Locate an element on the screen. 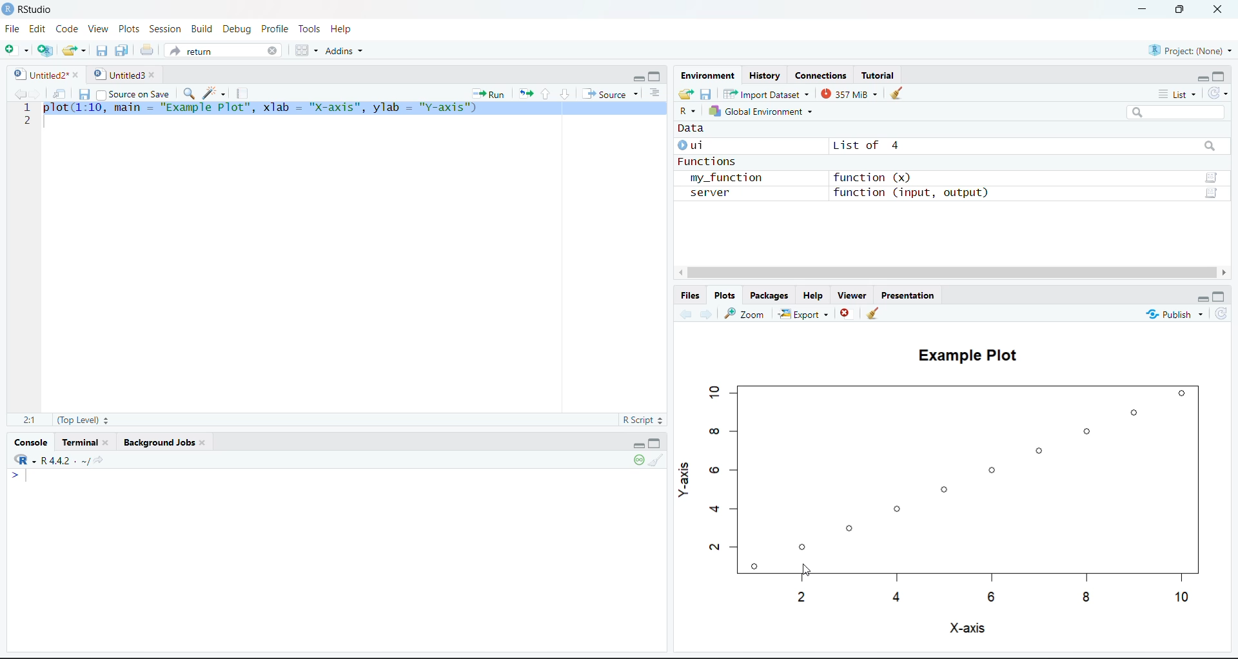  Save all open documents (Ctrl + Alt + S) is located at coordinates (123, 52).